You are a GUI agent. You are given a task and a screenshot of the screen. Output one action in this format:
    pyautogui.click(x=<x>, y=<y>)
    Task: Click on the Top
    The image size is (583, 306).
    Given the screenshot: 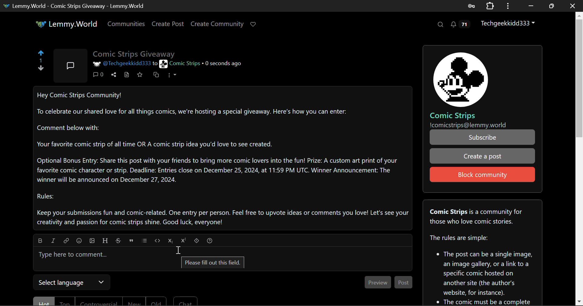 What is the action you would take?
    pyautogui.click(x=65, y=301)
    